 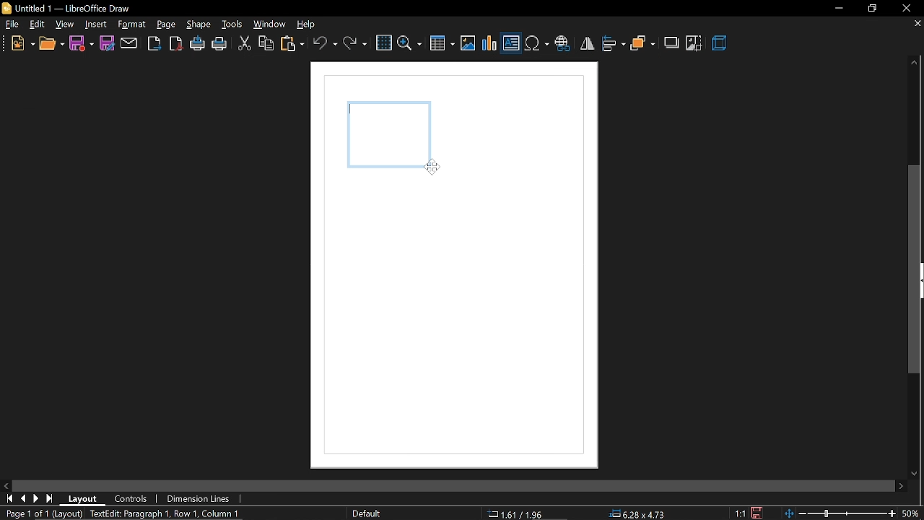 What do you see at coordinates (38, 499) in the screenshot?
I see `go to last page` at bounding box center [38, 499].